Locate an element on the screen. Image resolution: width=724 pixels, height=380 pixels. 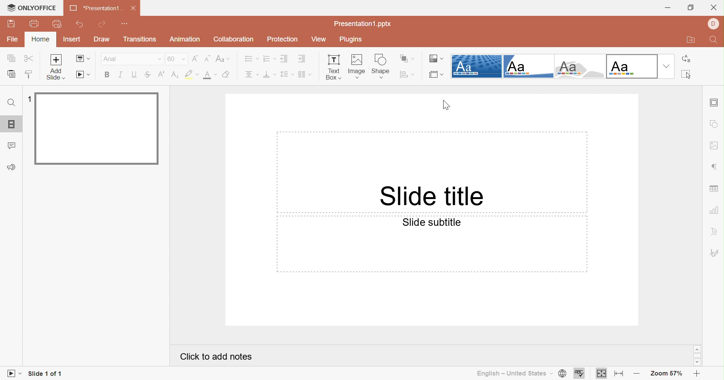
Home is located at coordinates (41, 39).